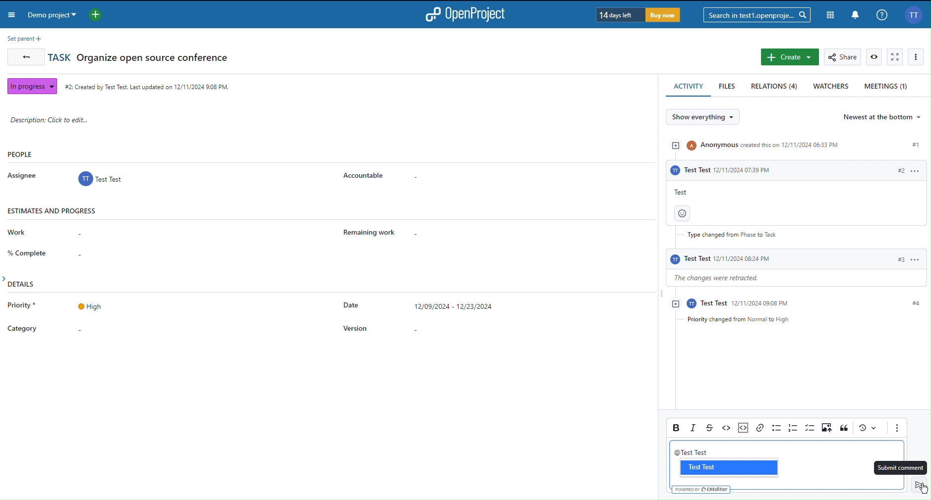  Describe the element at coordinates (789, 57) in the screenshot. I see `Create` at that location.